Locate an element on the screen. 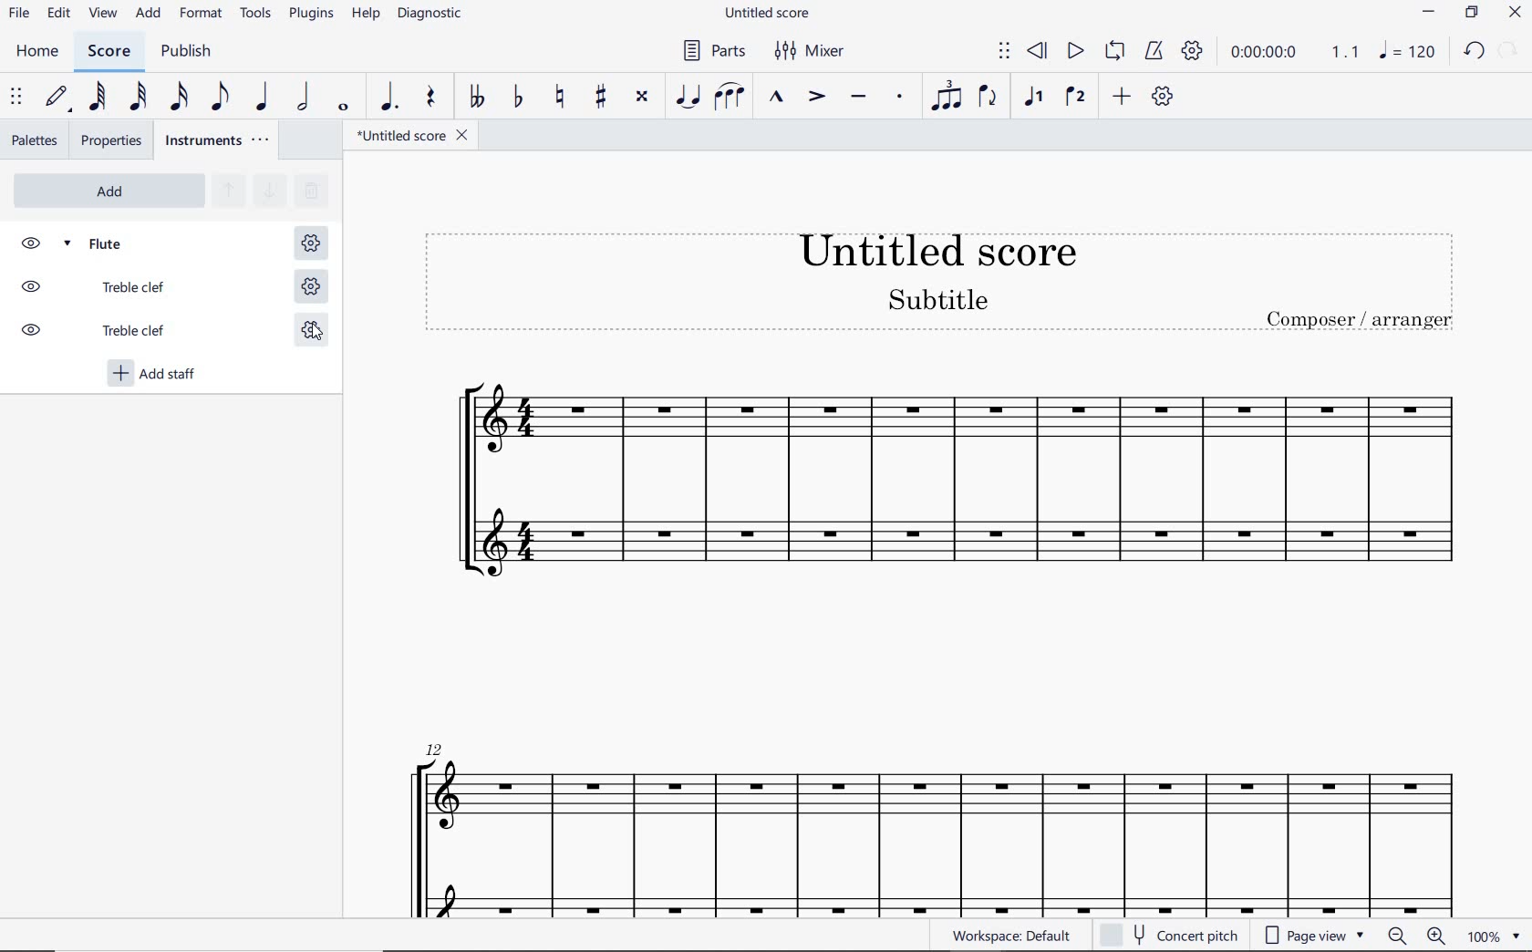 The height and width of the screenshot is (952, 1532). CLOSE is located at coordinates (1515, 13).